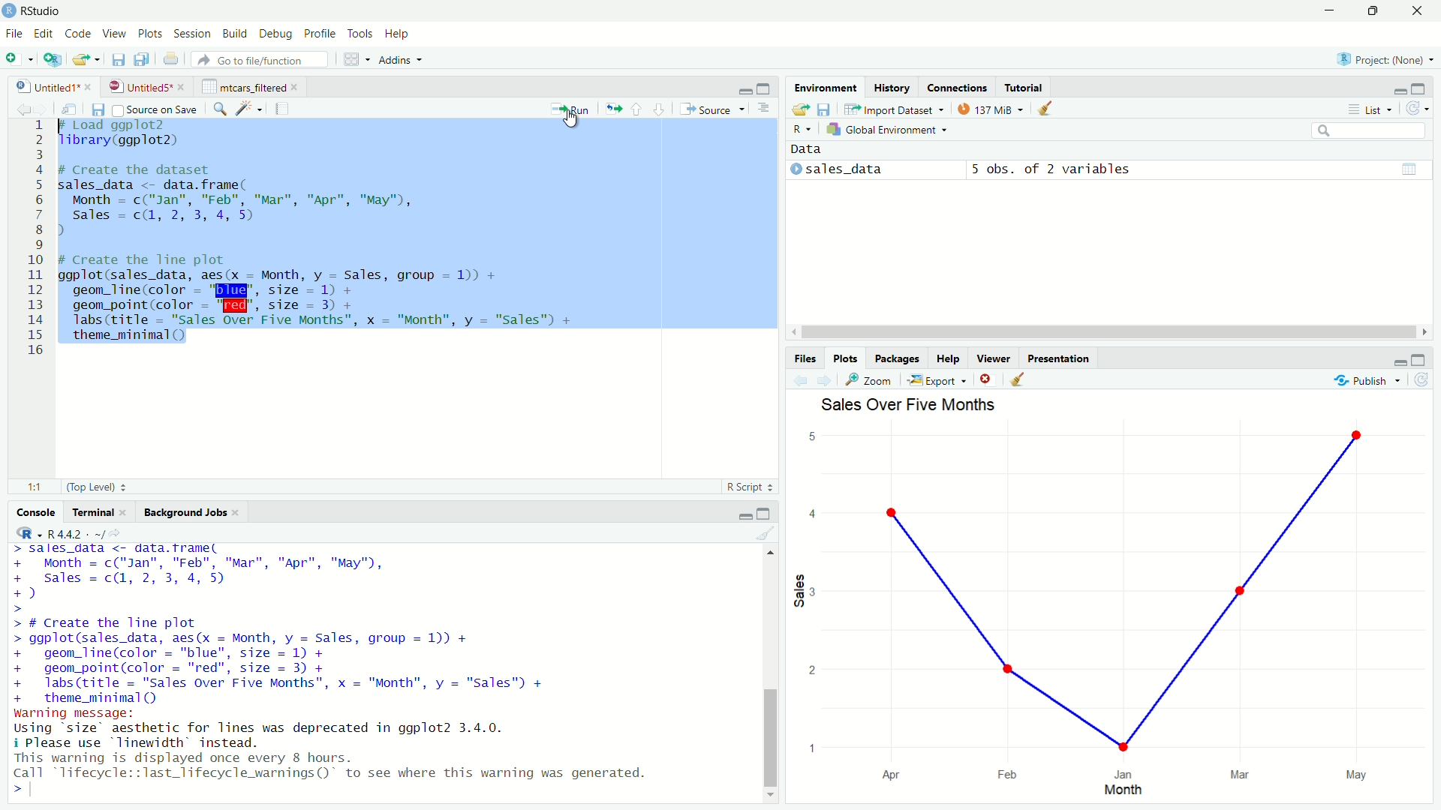 The image size is (1441, 810). What do you see at coordinates (574, 120) in the screenshot?
I see `cursor` at bounding box center [574, 120].